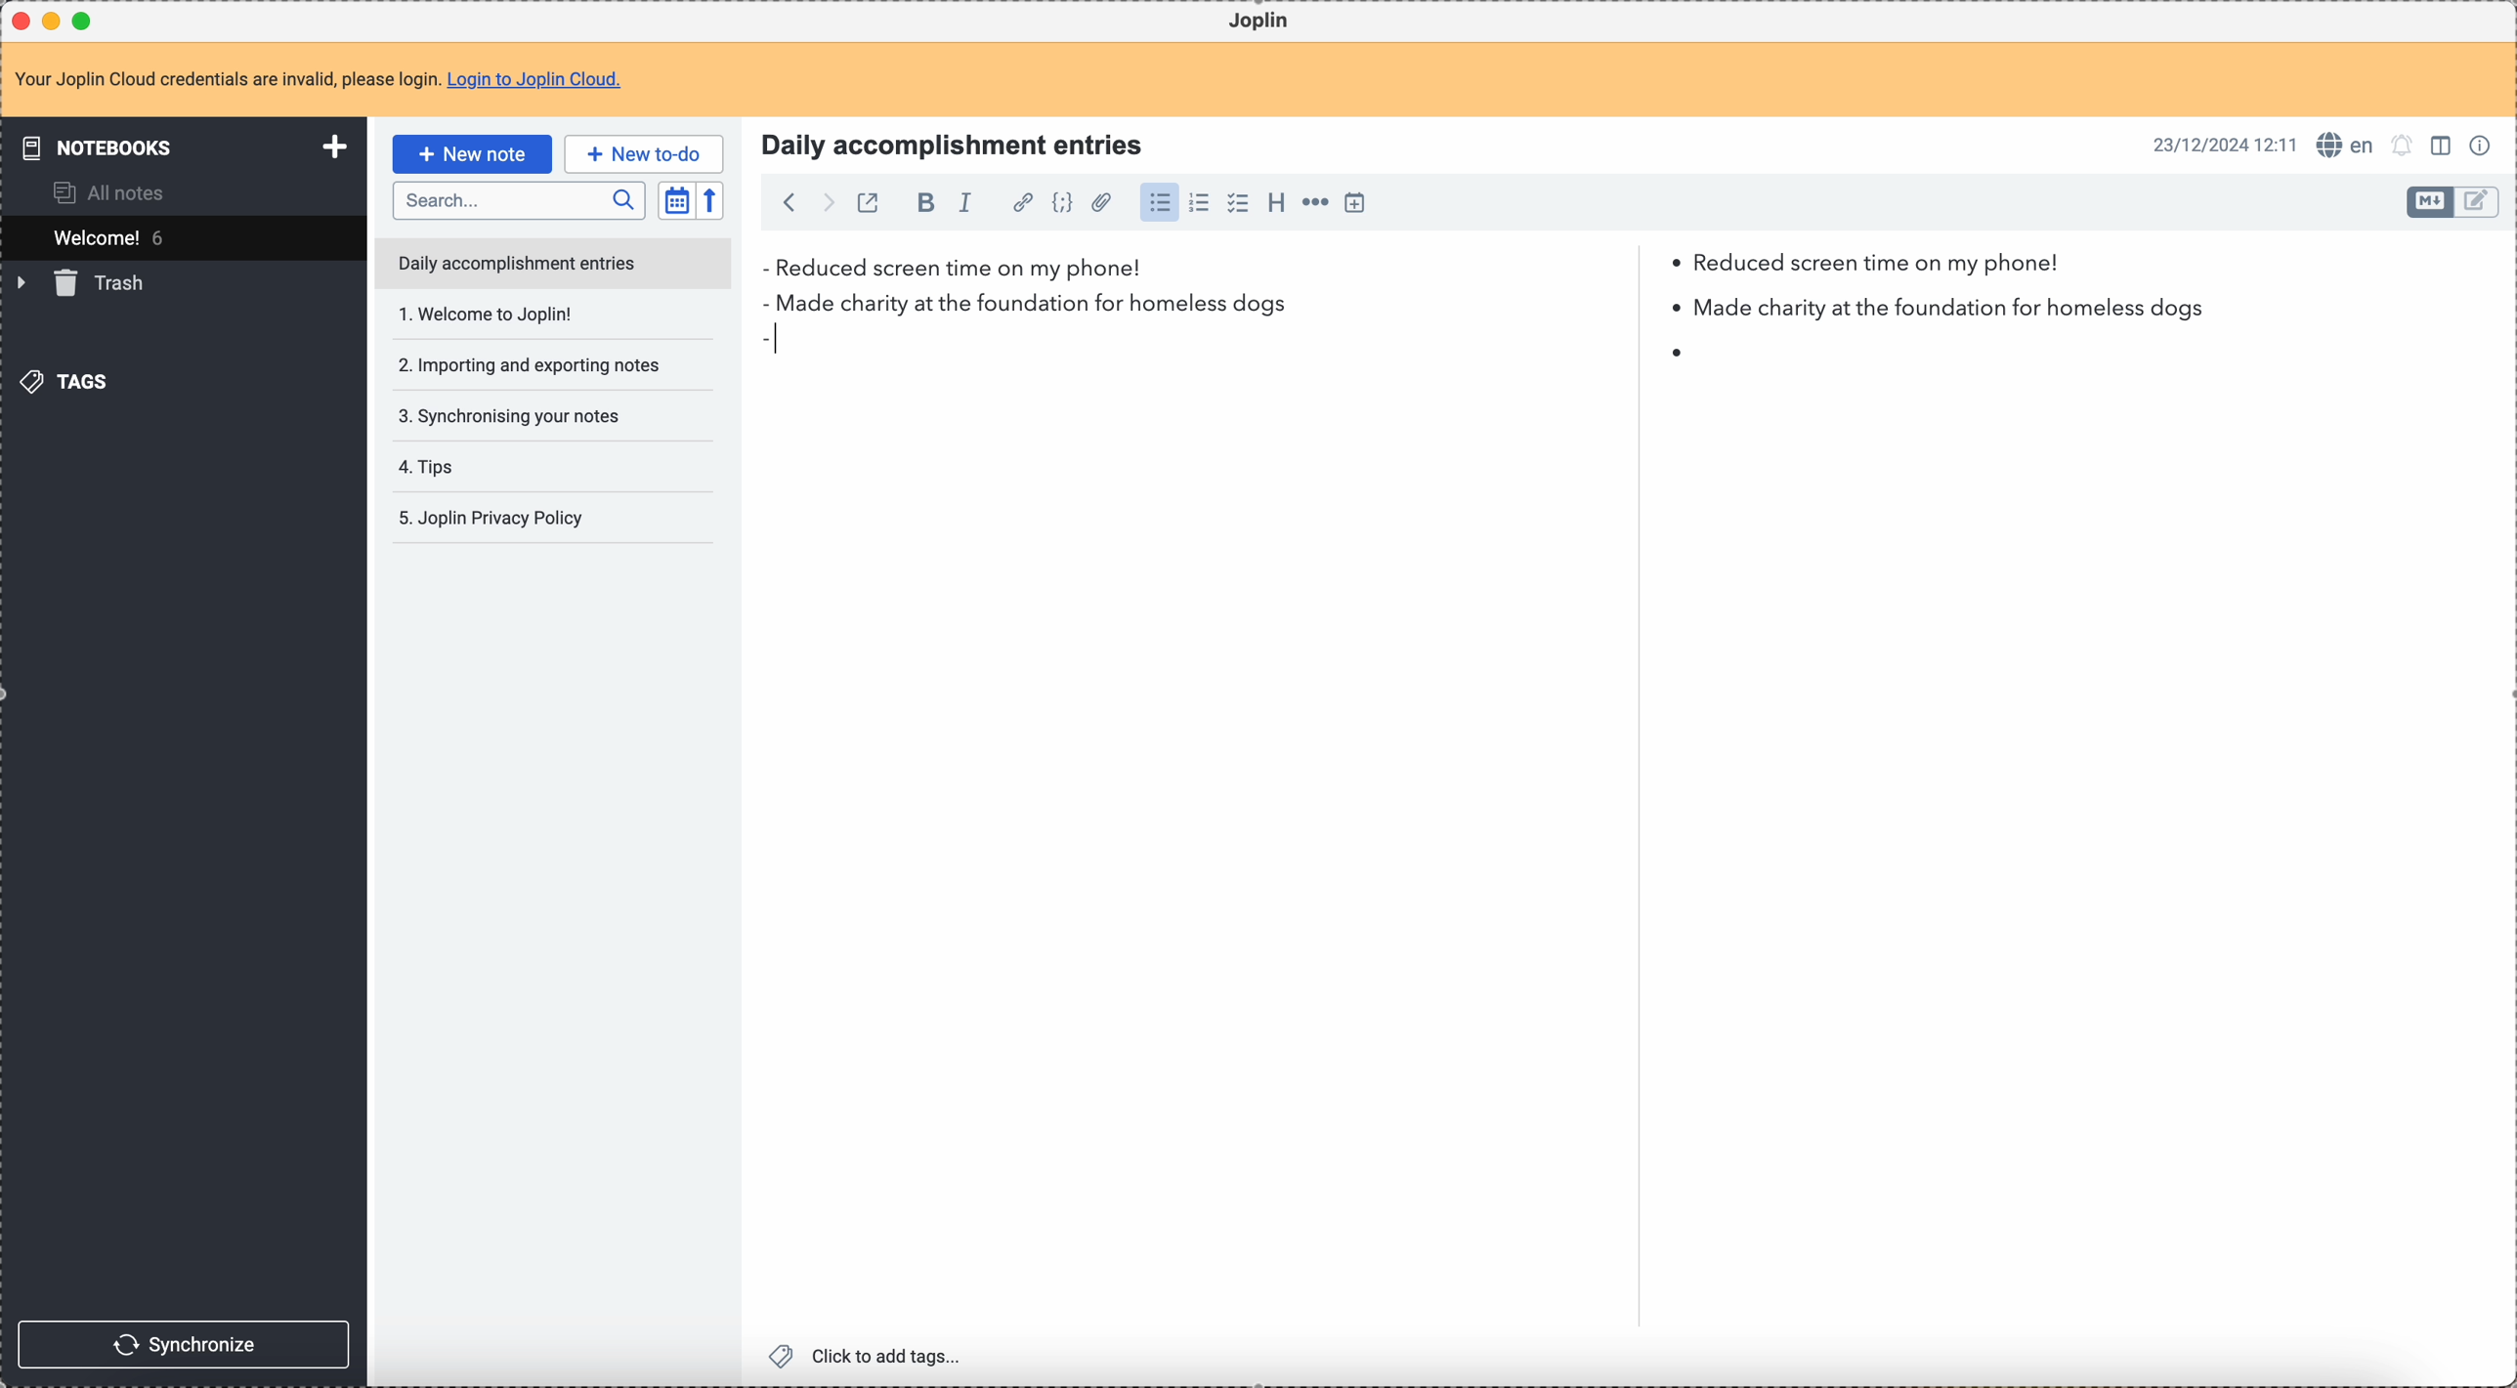 The image size is (2517, 1388). What do you see at coordinates (869, 201) in the screenshot?
I see `toggle external editing` at bounding box center [869, 201].